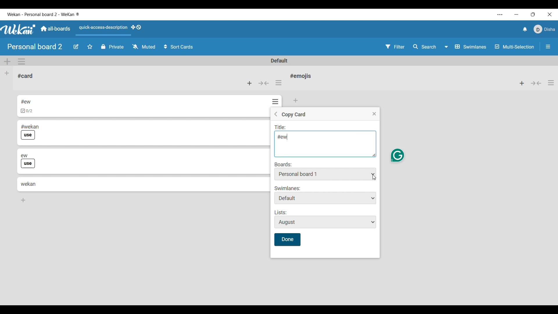 The image size is (558, 314). What do you see at coordinates (548, 47) in the screenshot?
I see `Open/Close sidebar` at bounding box center [548, 47].